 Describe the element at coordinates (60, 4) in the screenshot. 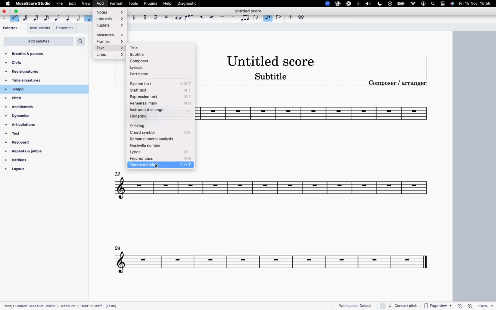

I see `file` at that location.